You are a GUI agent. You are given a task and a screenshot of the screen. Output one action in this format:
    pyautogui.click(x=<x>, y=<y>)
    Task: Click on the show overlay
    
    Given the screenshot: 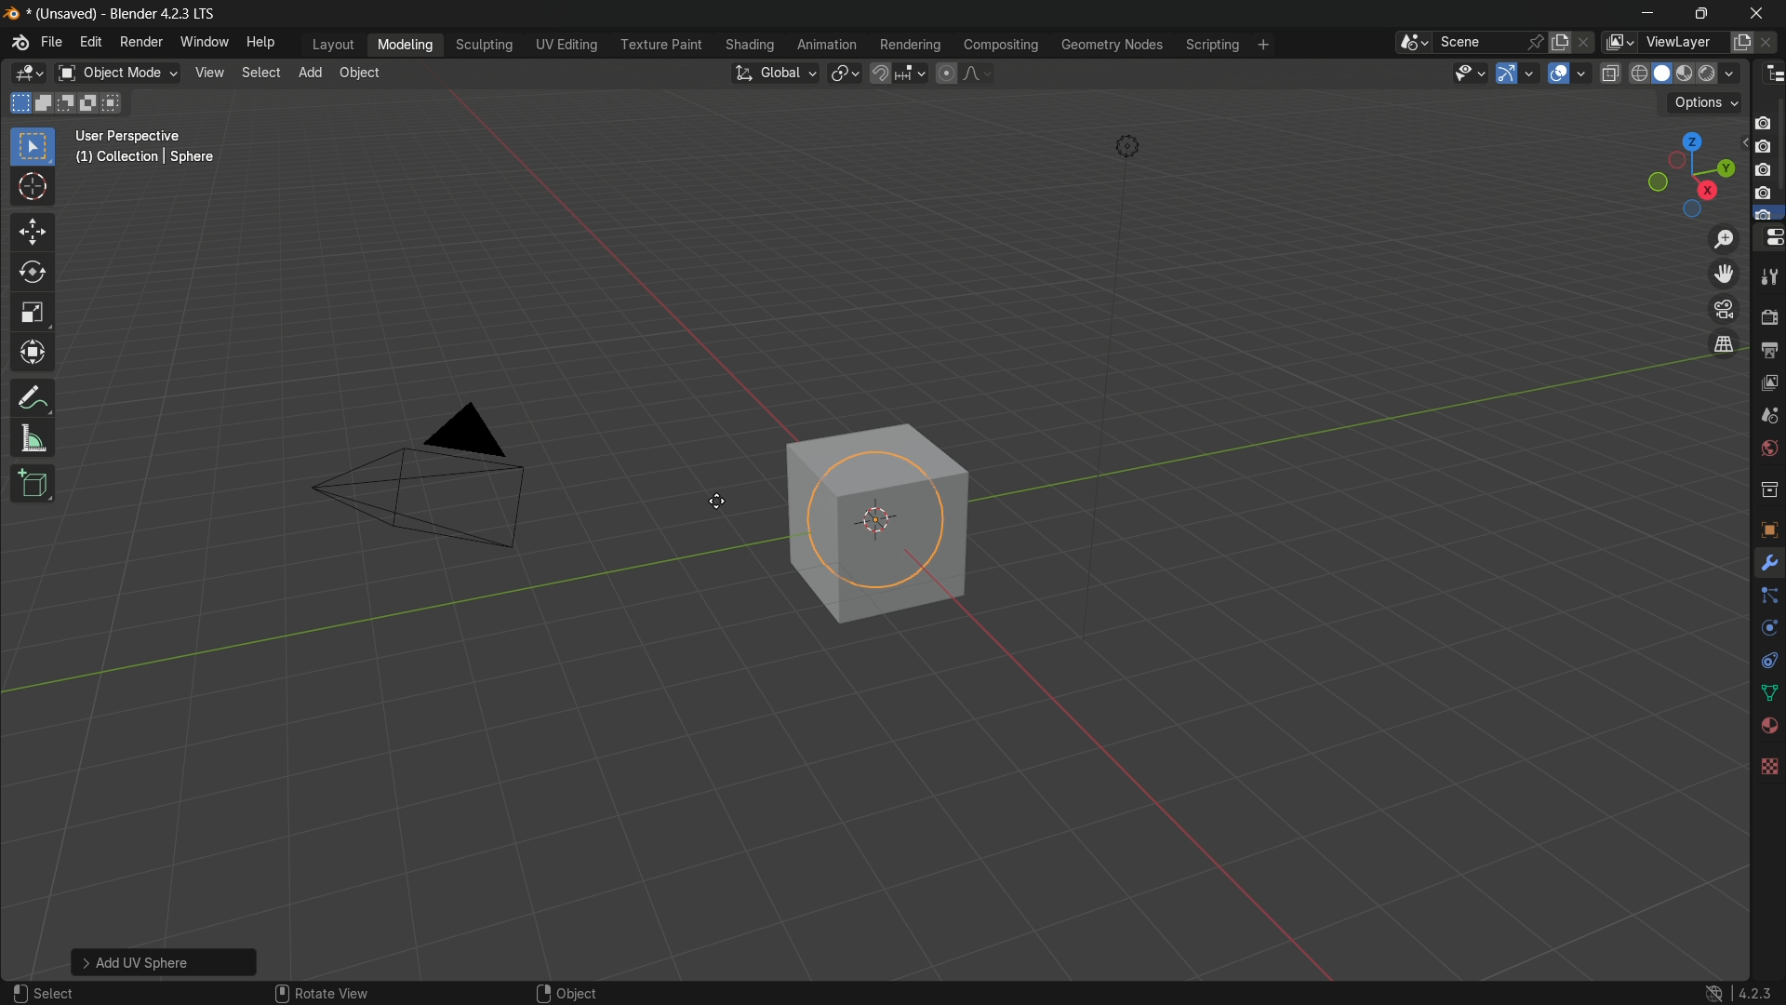 What is the action you would take?
    pyautogui.click(x=1559, y=74)
    